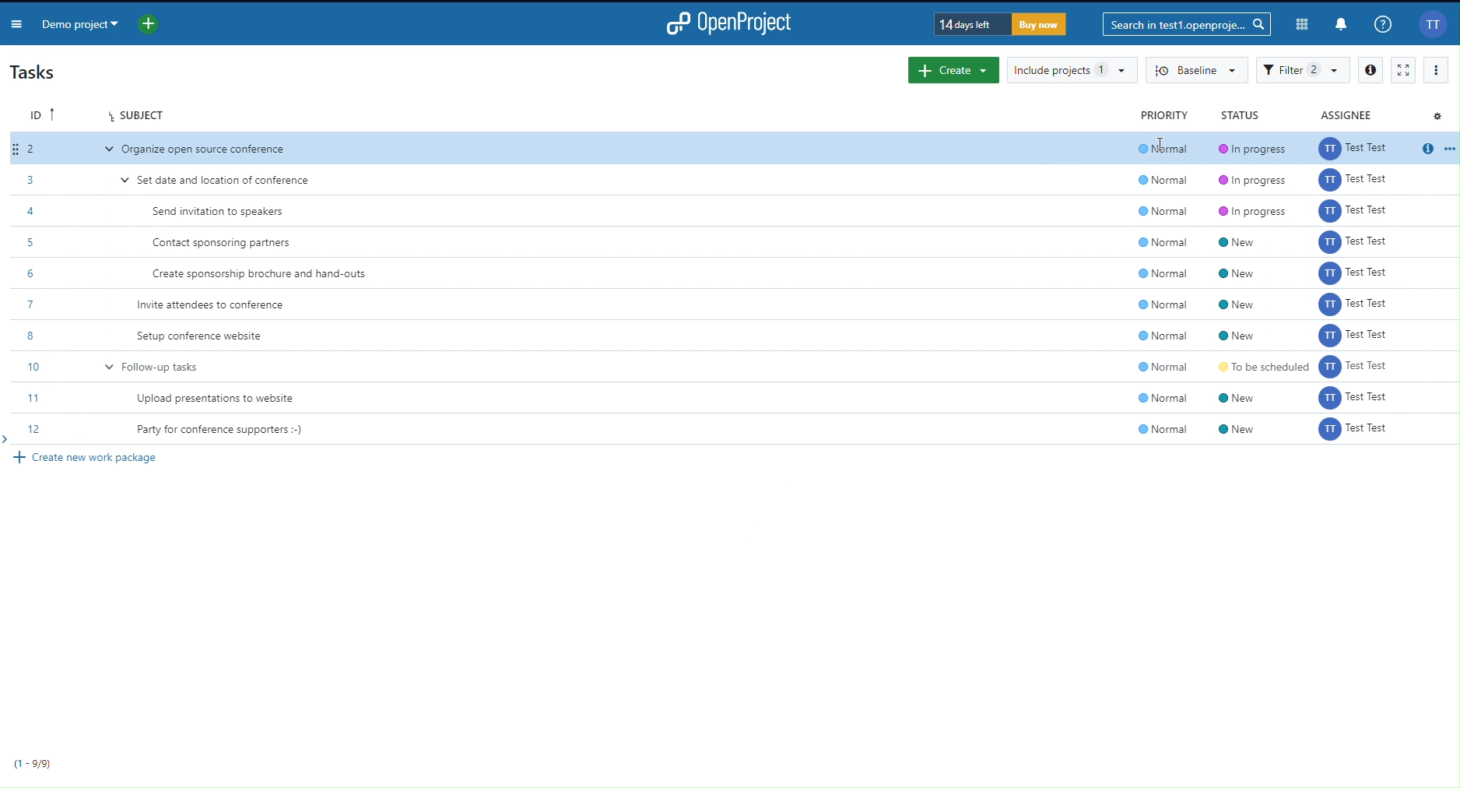 This screenshot has width=1460, height=788. I want to click on Create, so click(953, 70).